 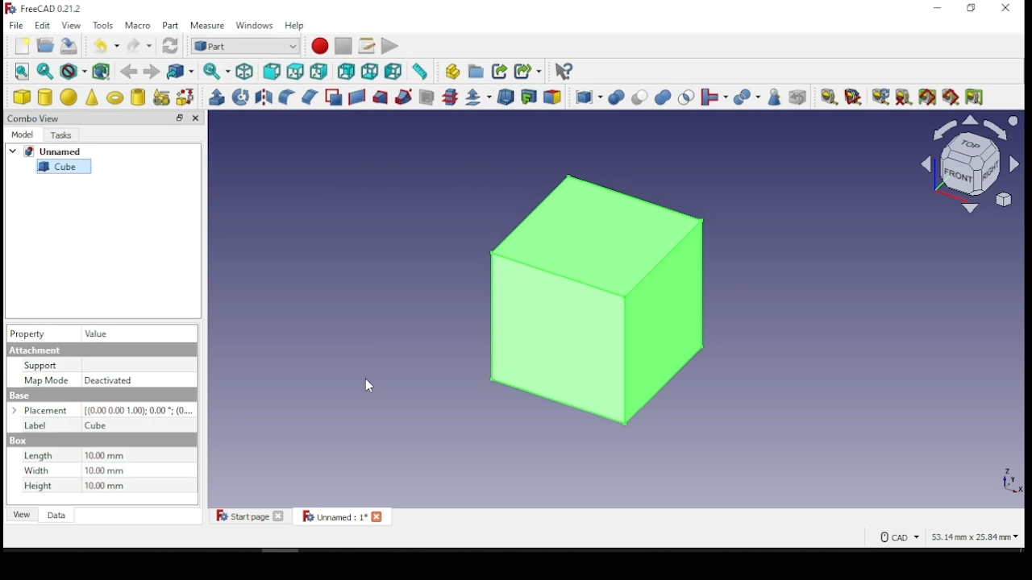 What do you see at coordinates (46, 45) in the screenshot?
I see `open` at bounding box center [46, 45].